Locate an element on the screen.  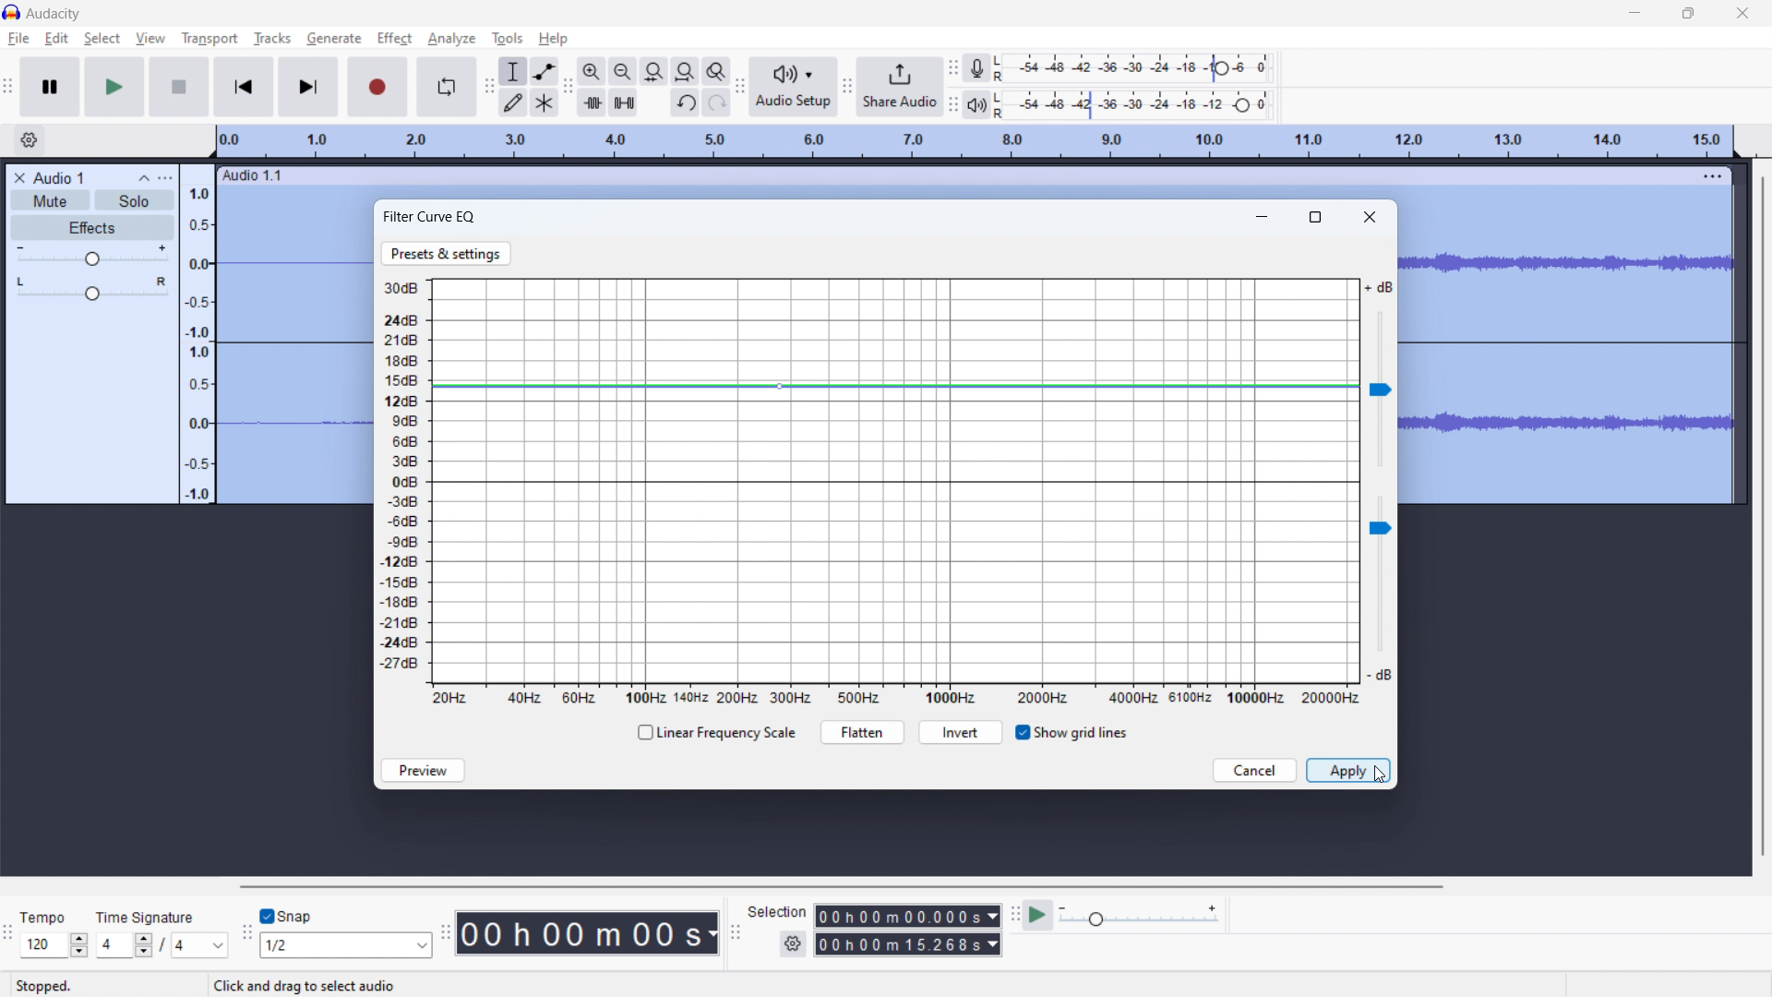
select is located at coordinates (102, 39).